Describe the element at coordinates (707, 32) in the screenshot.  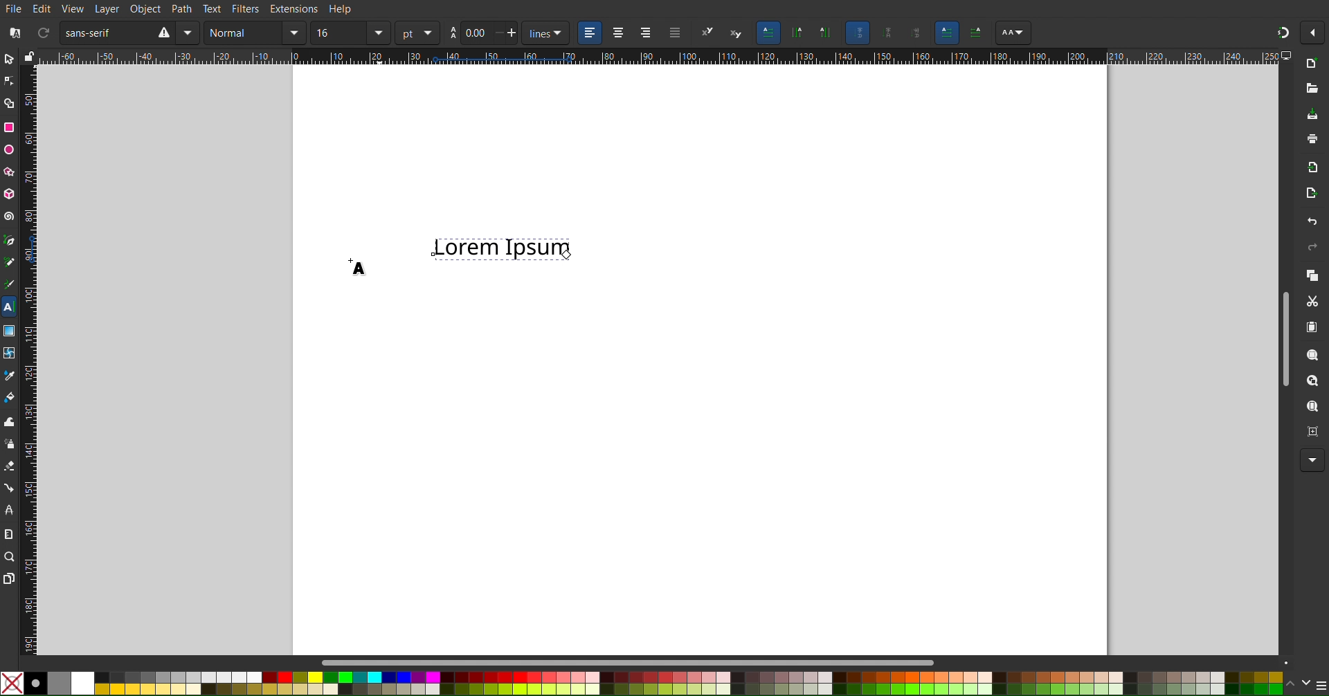
I see `superscript` at that location.